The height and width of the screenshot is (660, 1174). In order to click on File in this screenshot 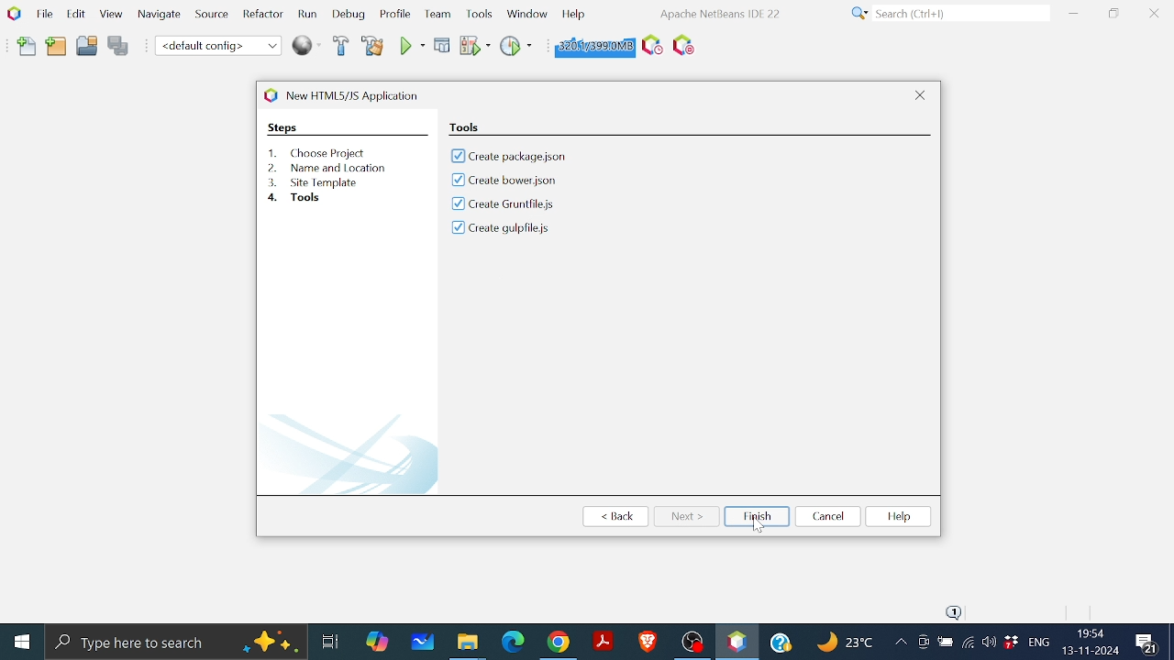, I will do `click(42, 14)`.